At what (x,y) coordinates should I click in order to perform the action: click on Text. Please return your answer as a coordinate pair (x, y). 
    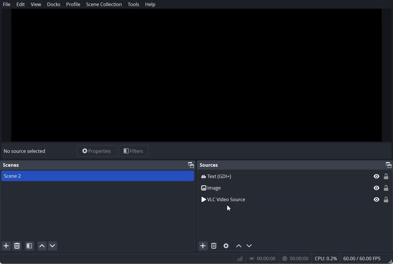
    Looking at the image, I should click on (209, 165).